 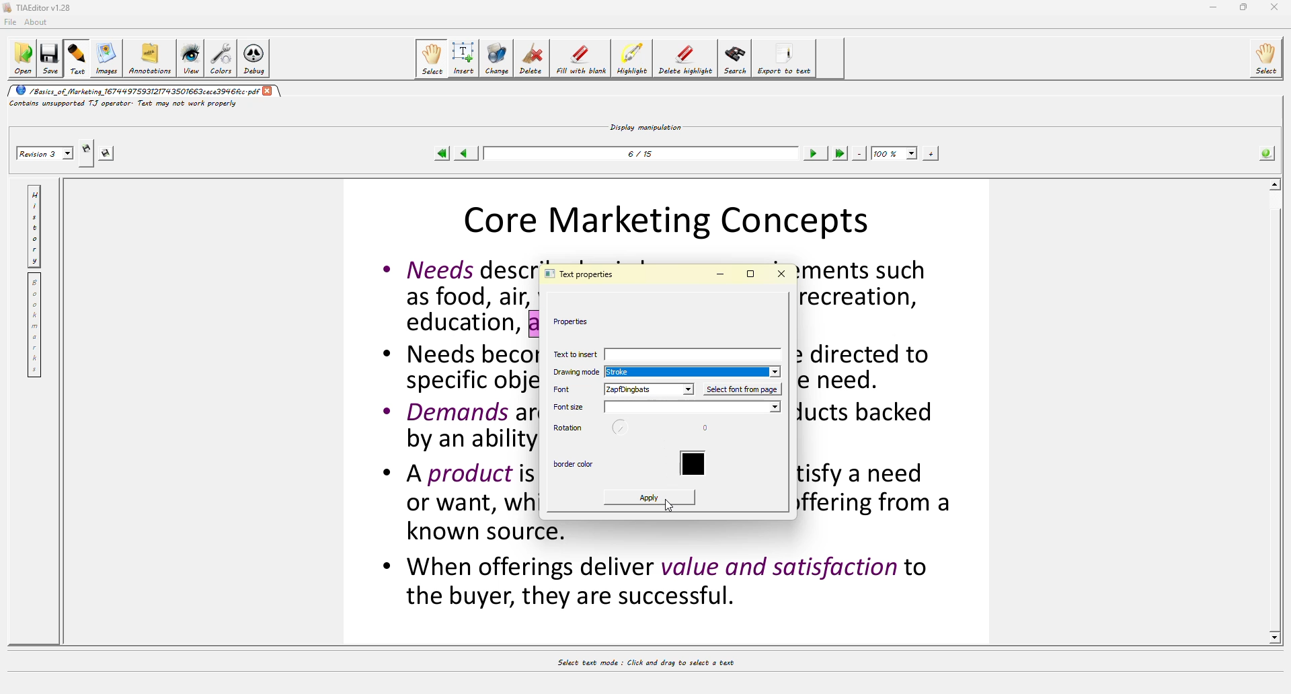 I want to click on border color, so click(x=574, y=463).